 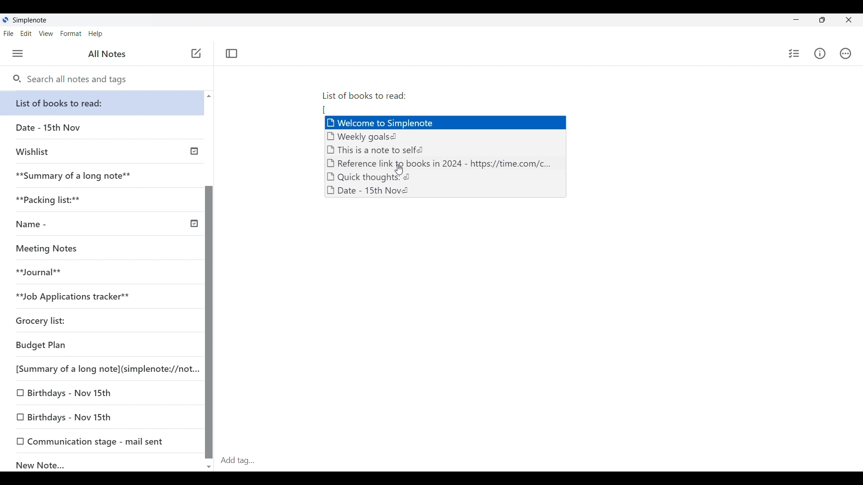 What do you see at coordinates (99, 322) in the screenshot?
I see `Grocery list:` at bounding box center [99, 322].